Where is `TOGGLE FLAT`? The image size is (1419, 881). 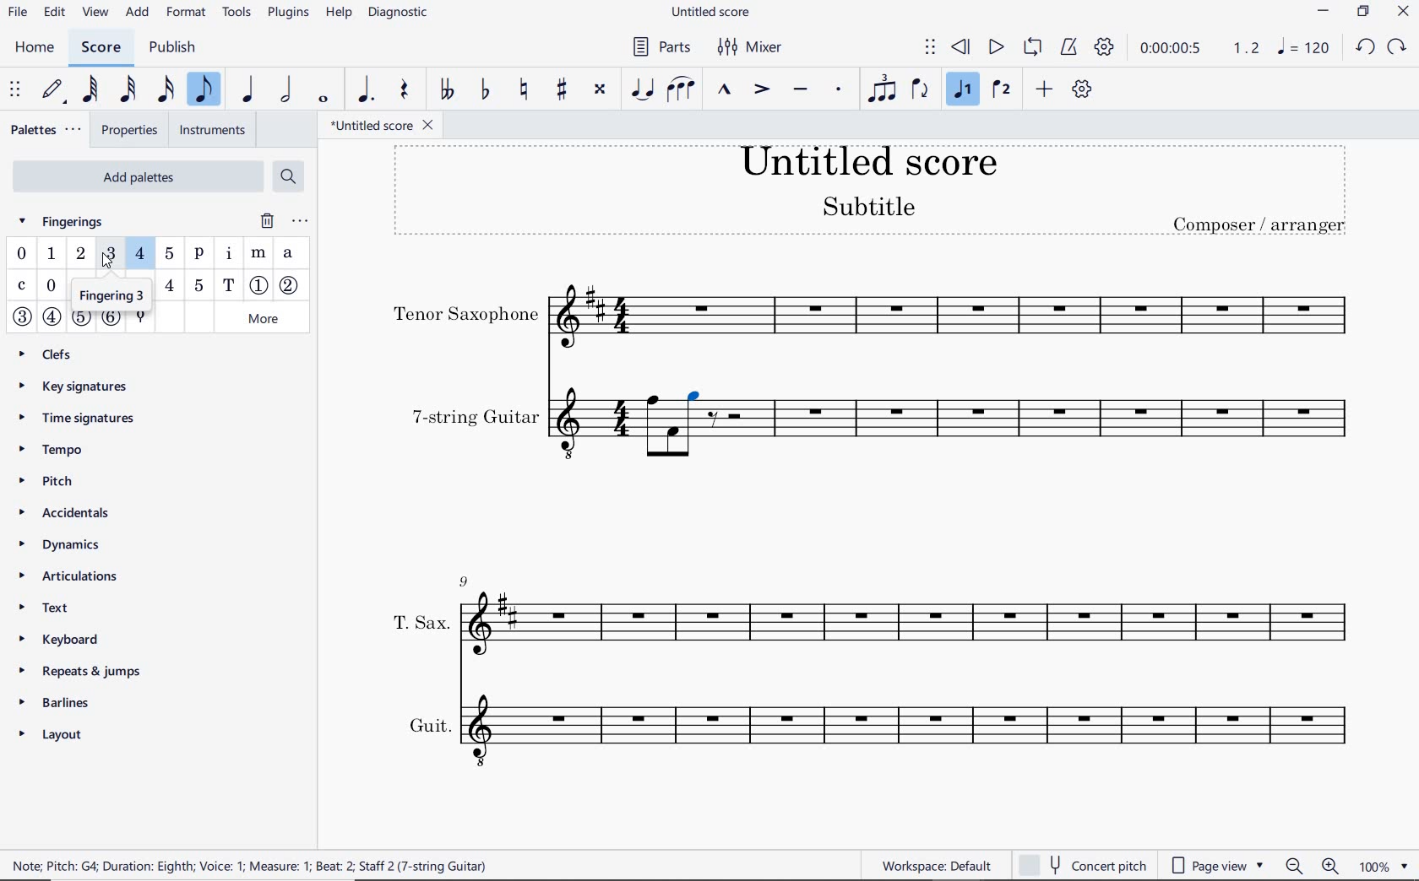 TOGGLE FLAT is located at coordinates (486, 90).